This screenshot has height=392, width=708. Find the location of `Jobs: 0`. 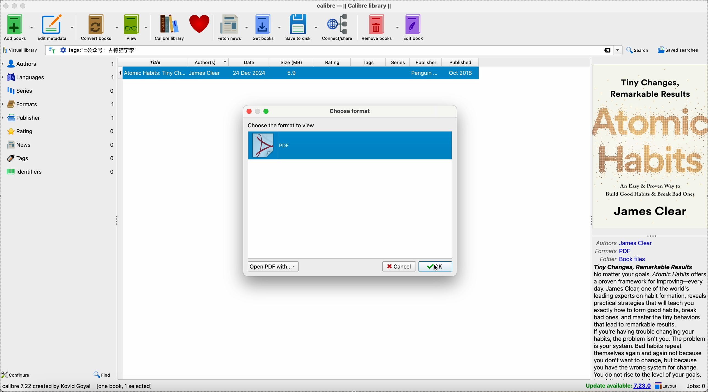

Jobs: 0 is located at coordinates (696, 386).